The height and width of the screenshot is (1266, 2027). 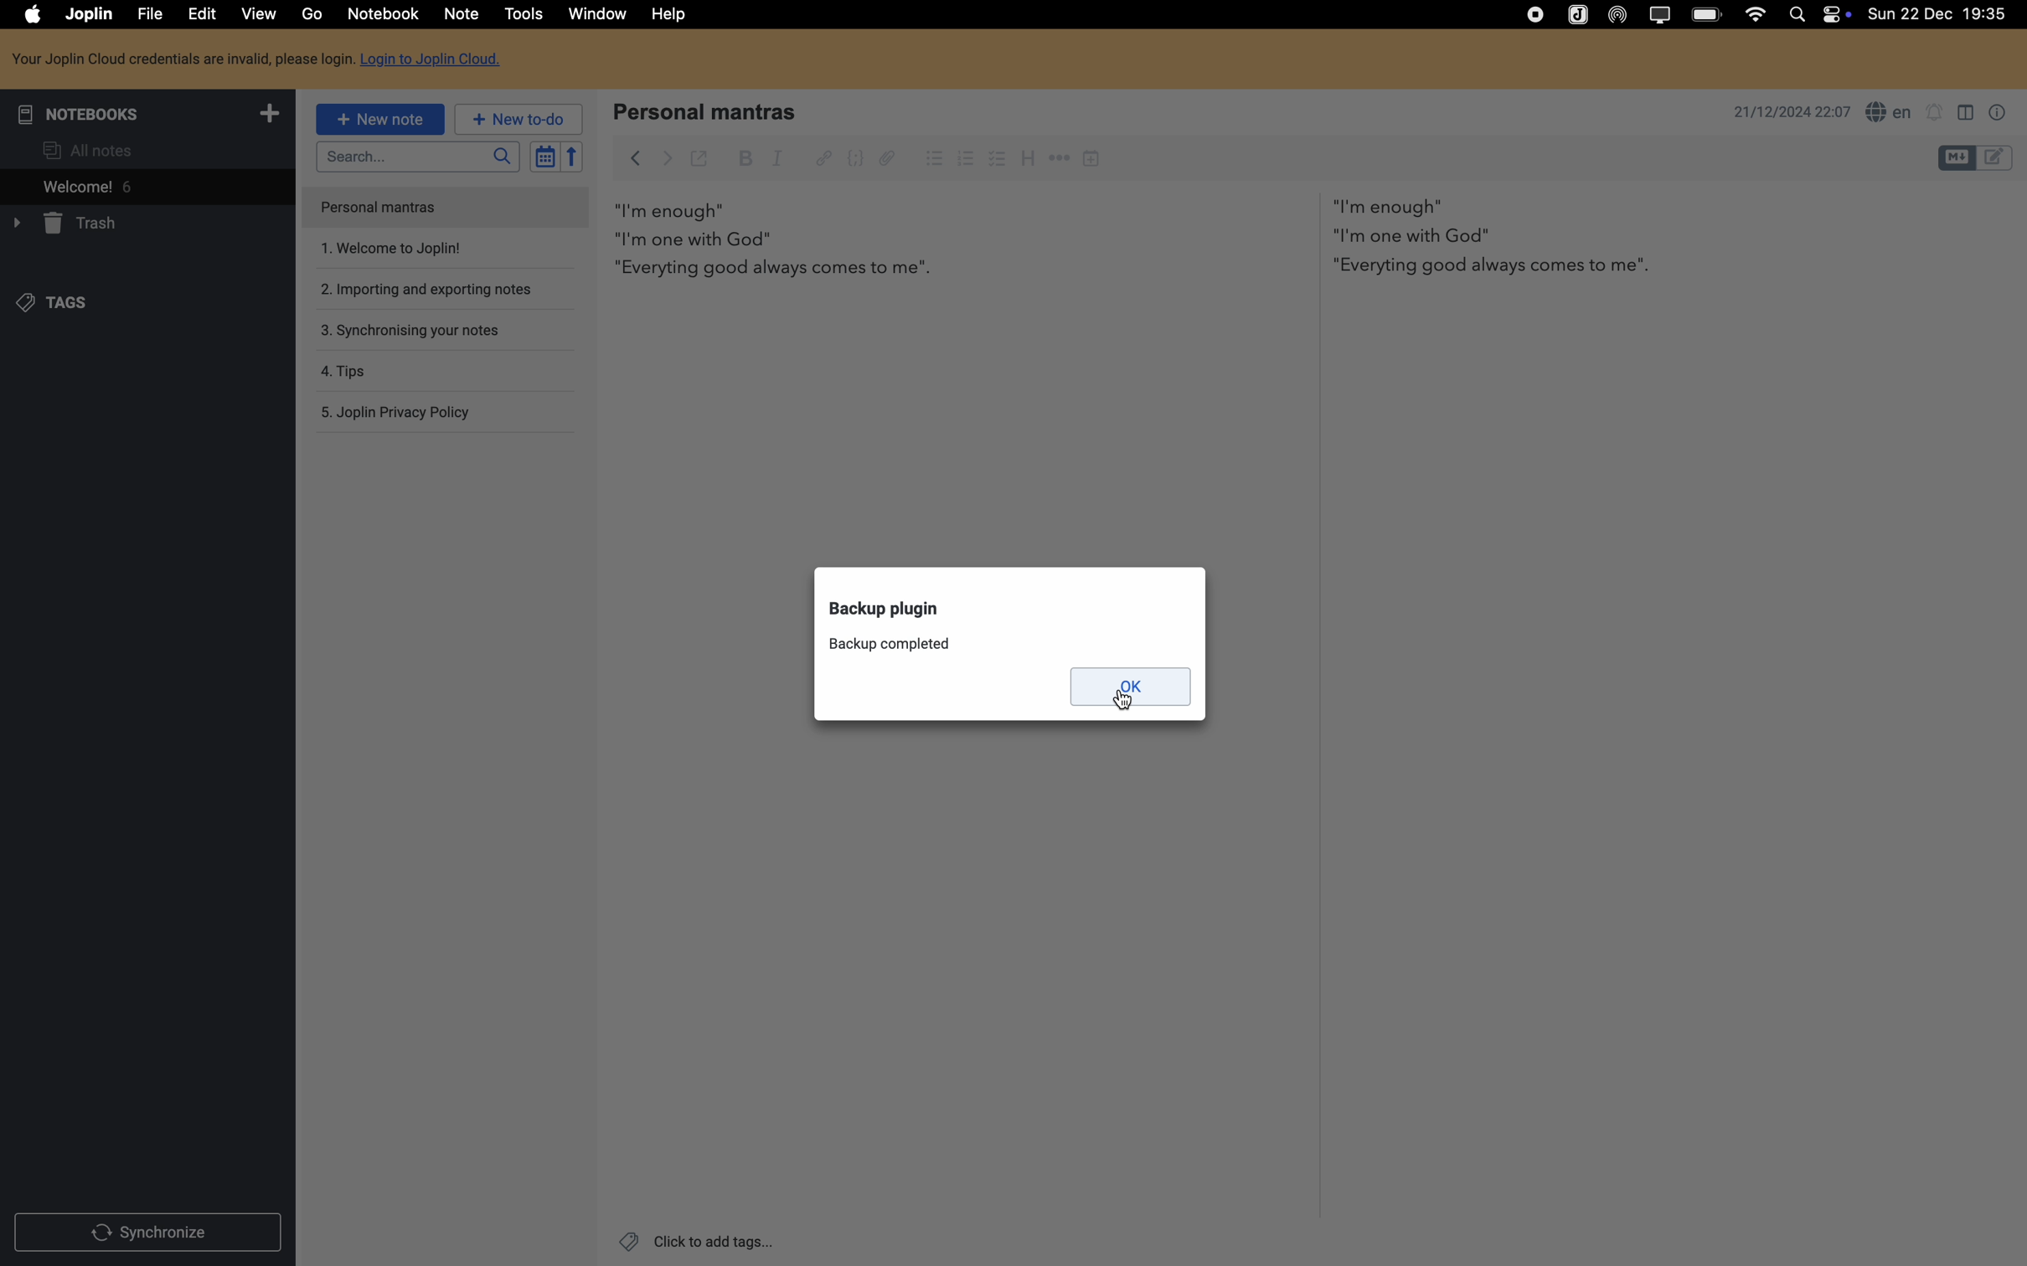 What do you see at coordinates (1837, 15) in the screenshot?
I see `controls` at bounding box center [1837, 15].